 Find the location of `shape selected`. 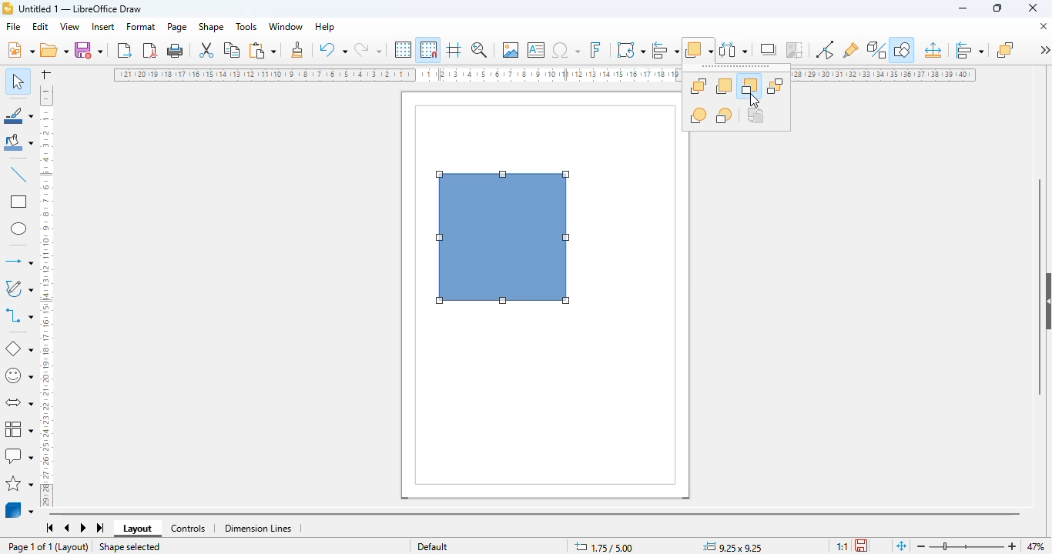

shape selected is located at coordinates (129, 547).